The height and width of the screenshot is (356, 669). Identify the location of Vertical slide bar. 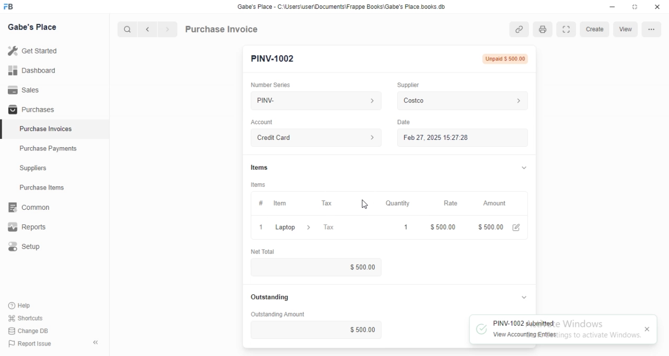
(534, 191).